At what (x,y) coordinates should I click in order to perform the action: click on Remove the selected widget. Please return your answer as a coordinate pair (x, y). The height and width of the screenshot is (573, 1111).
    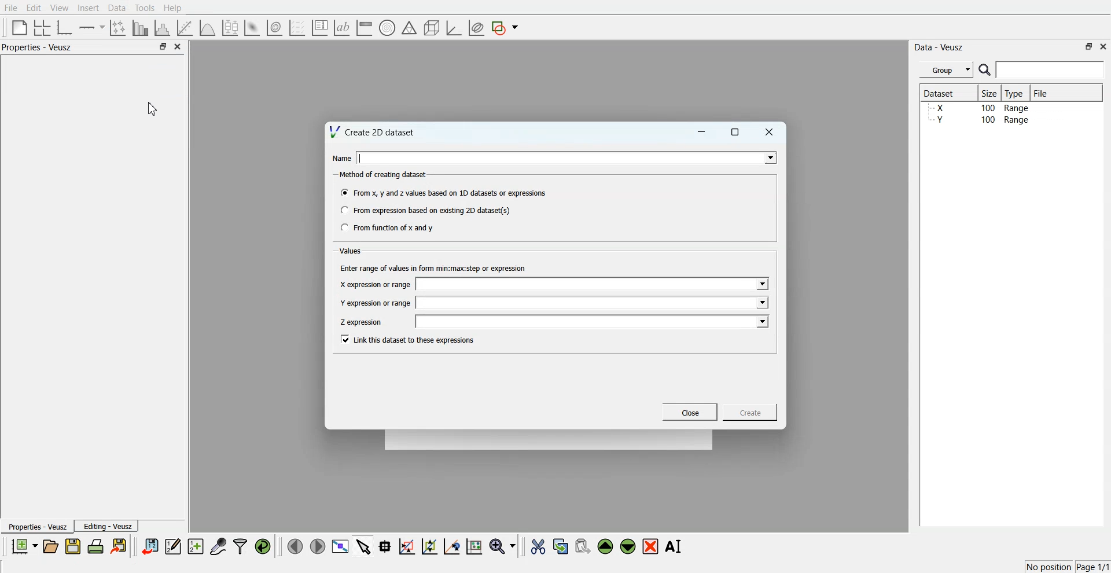
    Looking at the image, I should click on (650, 547).